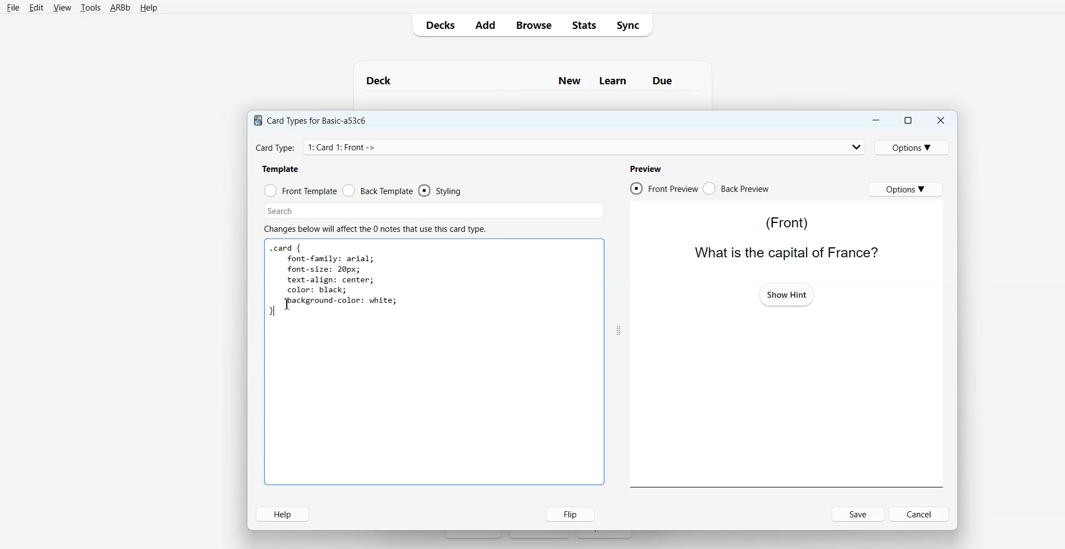 Image resolution: width=1065 pixels, height=549 pixels. I want to click on Tools, so click(90, 8).